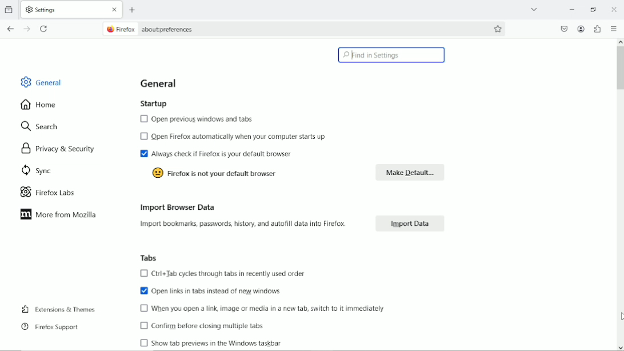 Image resolution: width=624 pixels, height=351 pixels. Describe the element at coordinates (146, 257) in the screenshot. I see `Tabs` at that location.